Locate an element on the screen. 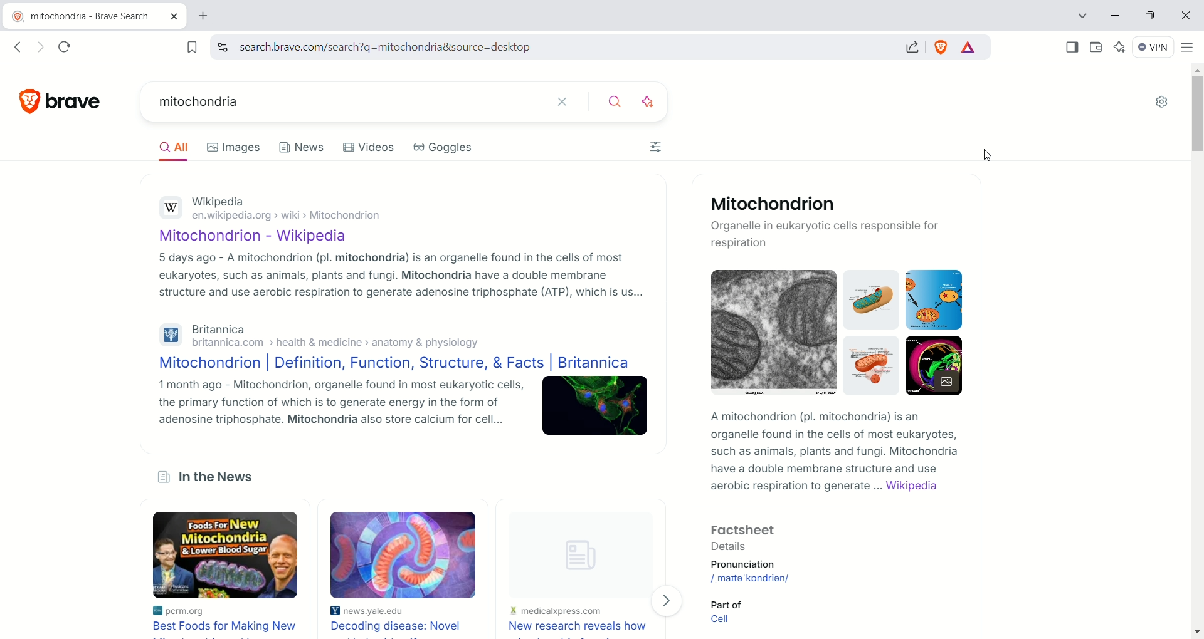 The height and width of the screenshot is (639, 1204). Image is located at coordinates (872, 301).